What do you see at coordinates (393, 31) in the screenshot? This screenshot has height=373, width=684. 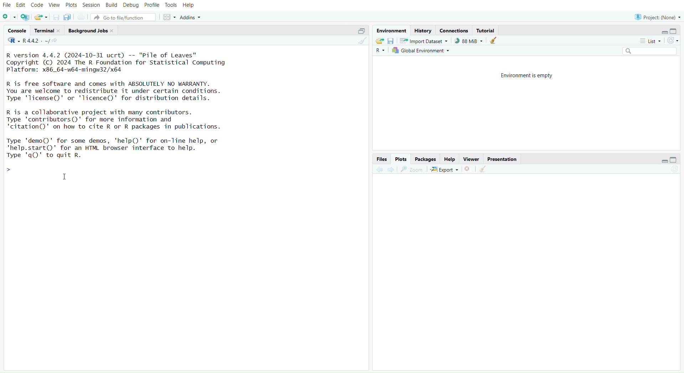 I see `environment` at bounding box center [393, 31].